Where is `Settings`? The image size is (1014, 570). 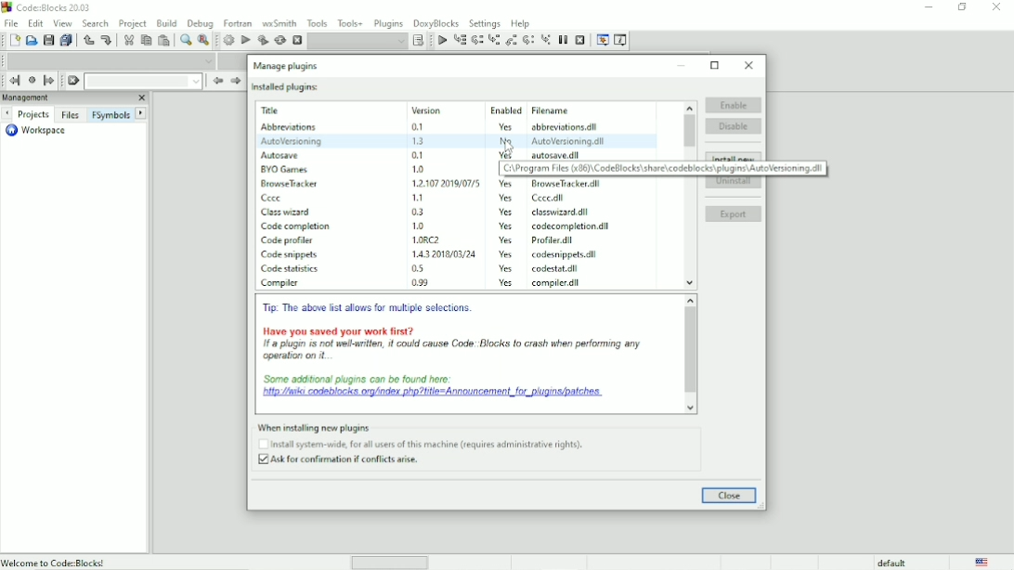 Settings is located at coordinates (484, 23).